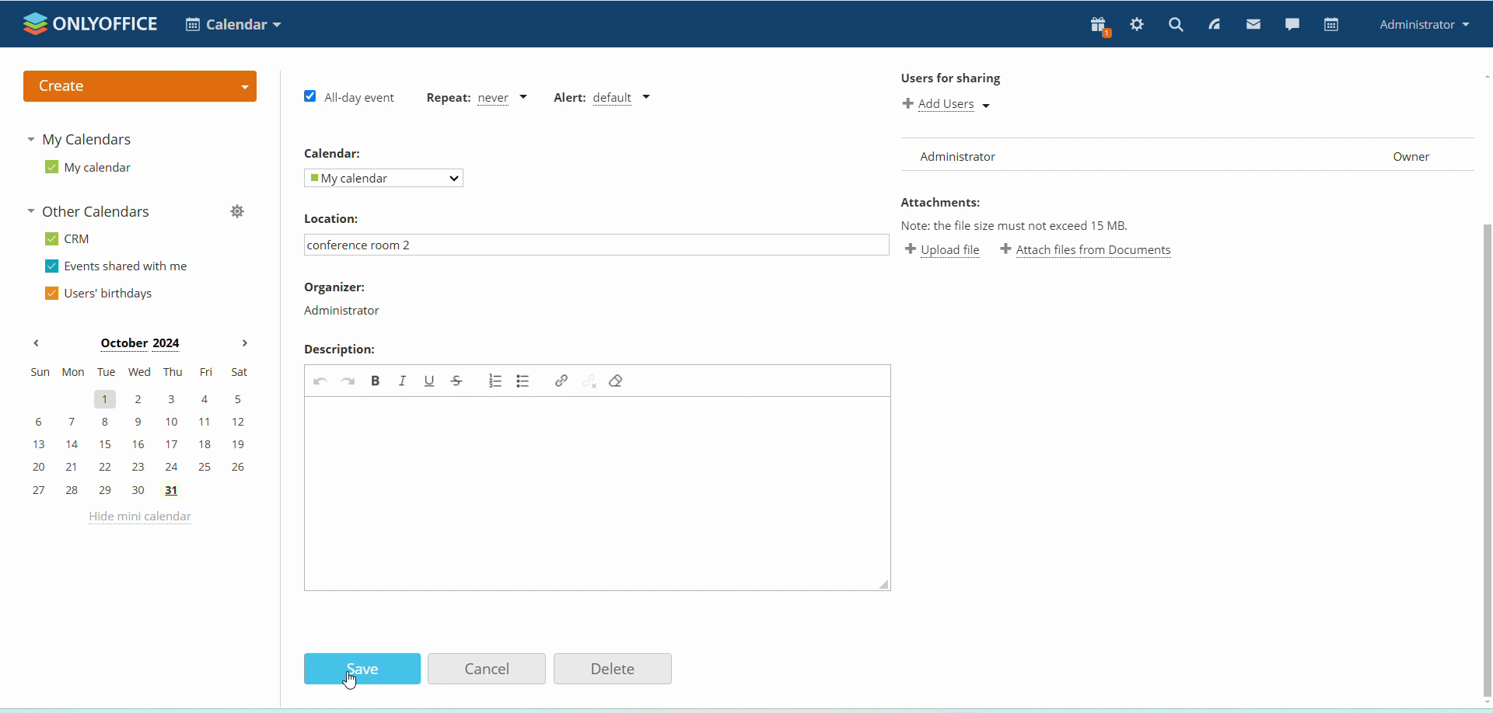 The width and height of the screenshot is (1493, 713). I want to click on unlink, so click(586, 381).